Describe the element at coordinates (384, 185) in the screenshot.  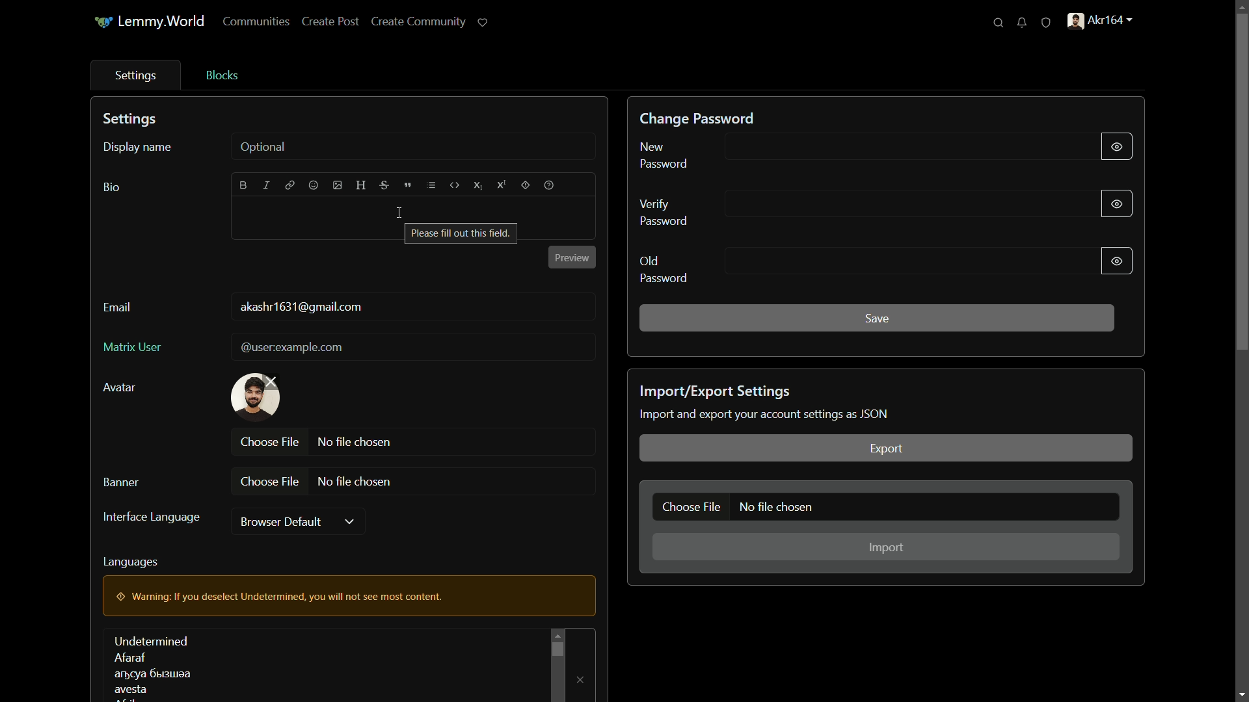
I see `strikethrough` at that location.